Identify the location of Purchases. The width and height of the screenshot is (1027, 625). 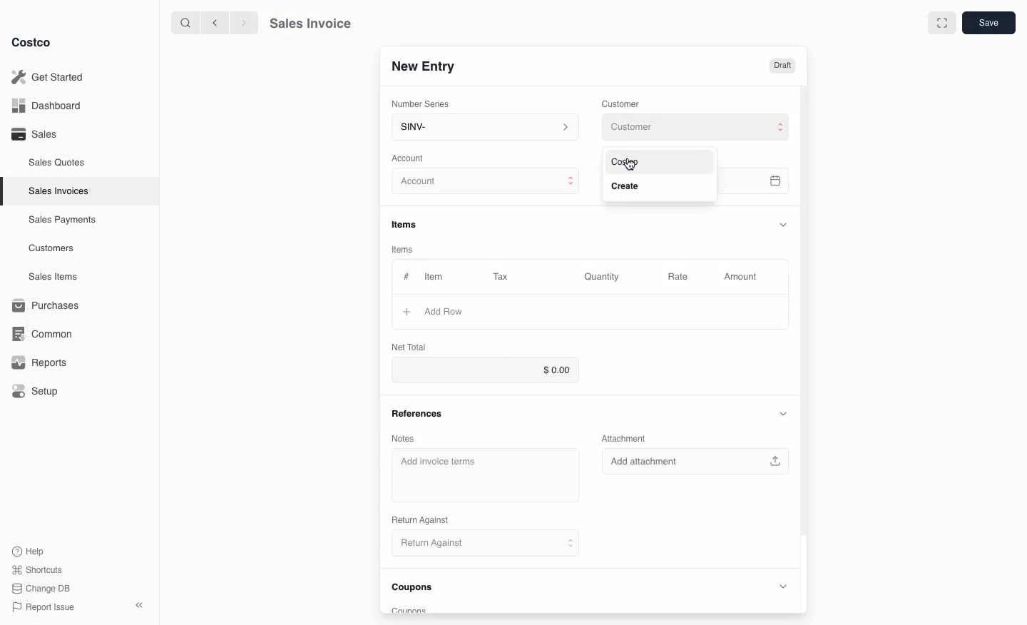
(46, 305).